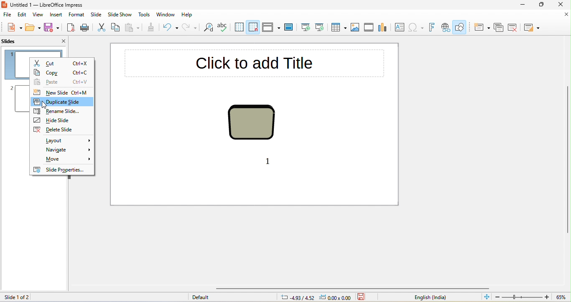  I want to click on spelling, so click(222, 28).